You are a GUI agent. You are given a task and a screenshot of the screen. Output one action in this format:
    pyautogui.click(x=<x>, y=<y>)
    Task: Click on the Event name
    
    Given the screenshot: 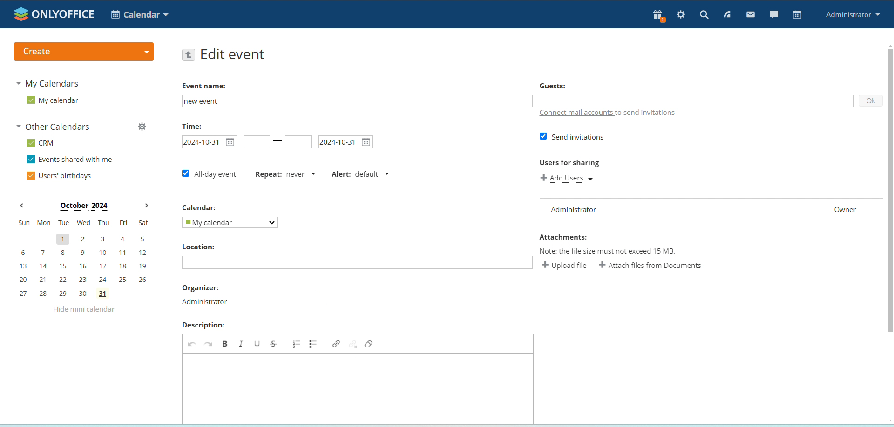 What is the action you would take?
    pyautogui.click(x=205, y=86)
    